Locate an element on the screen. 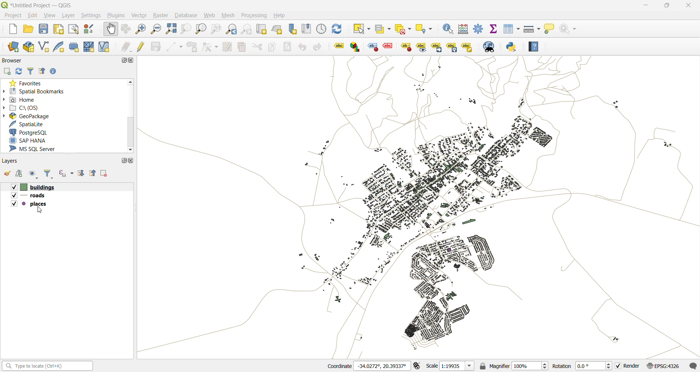 The width and height of the screenshot is (700, 372). collapse all is located at coordinates (94, 174).